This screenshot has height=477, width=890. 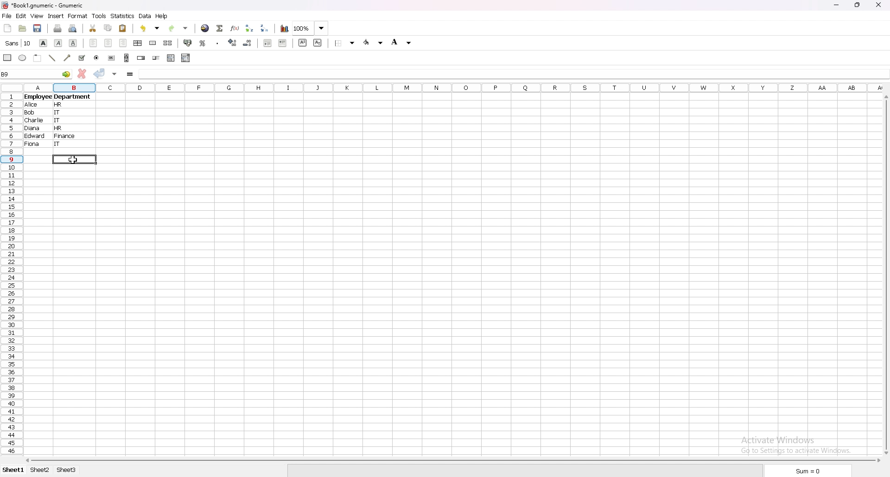 What do you see at coordinates (67, 57) in the screenshot?
I see `arrowed line` at bounding box center [67, 57].